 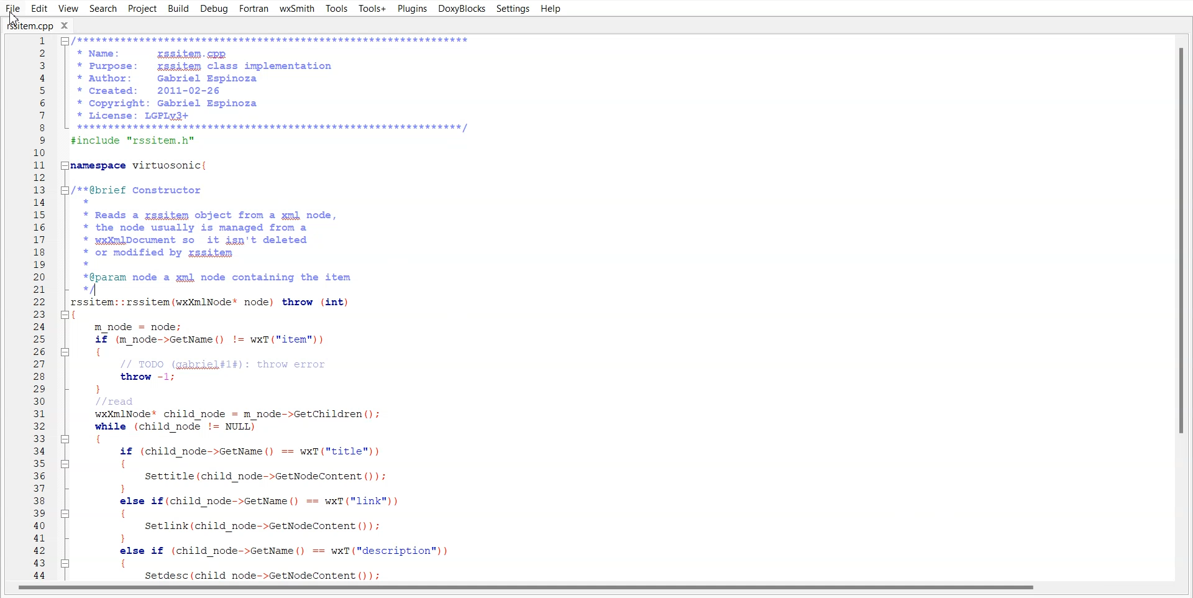 What do you see at coordinates (66, 464) in the screenshot?
I see `Collapse` at bounding box center [66, 464].